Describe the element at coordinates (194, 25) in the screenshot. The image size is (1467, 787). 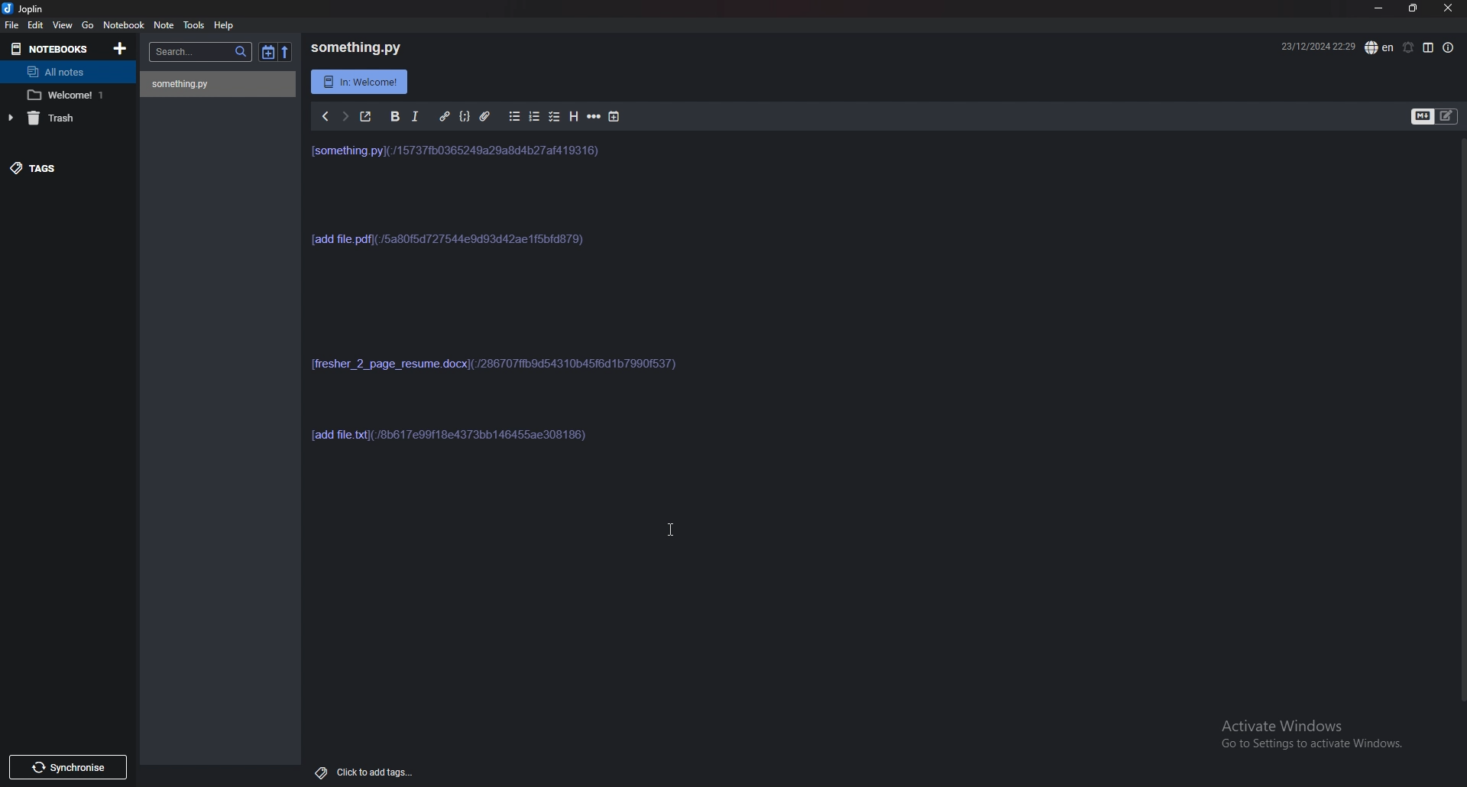
I see `Tools` at that location.